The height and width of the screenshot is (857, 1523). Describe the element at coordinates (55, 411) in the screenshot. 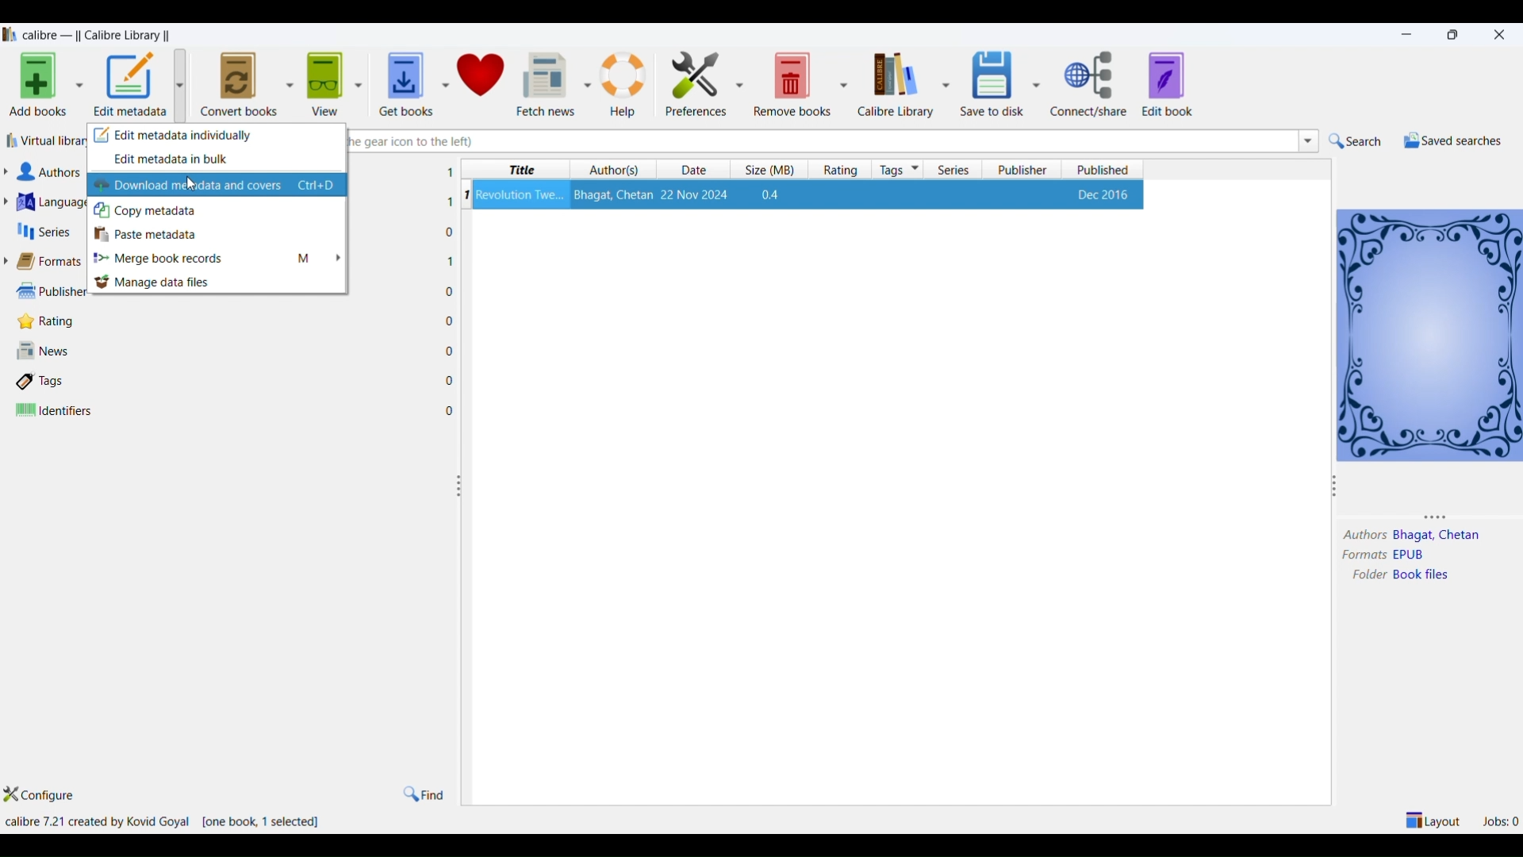

I see `identifiers and number of identifiers` at that location.